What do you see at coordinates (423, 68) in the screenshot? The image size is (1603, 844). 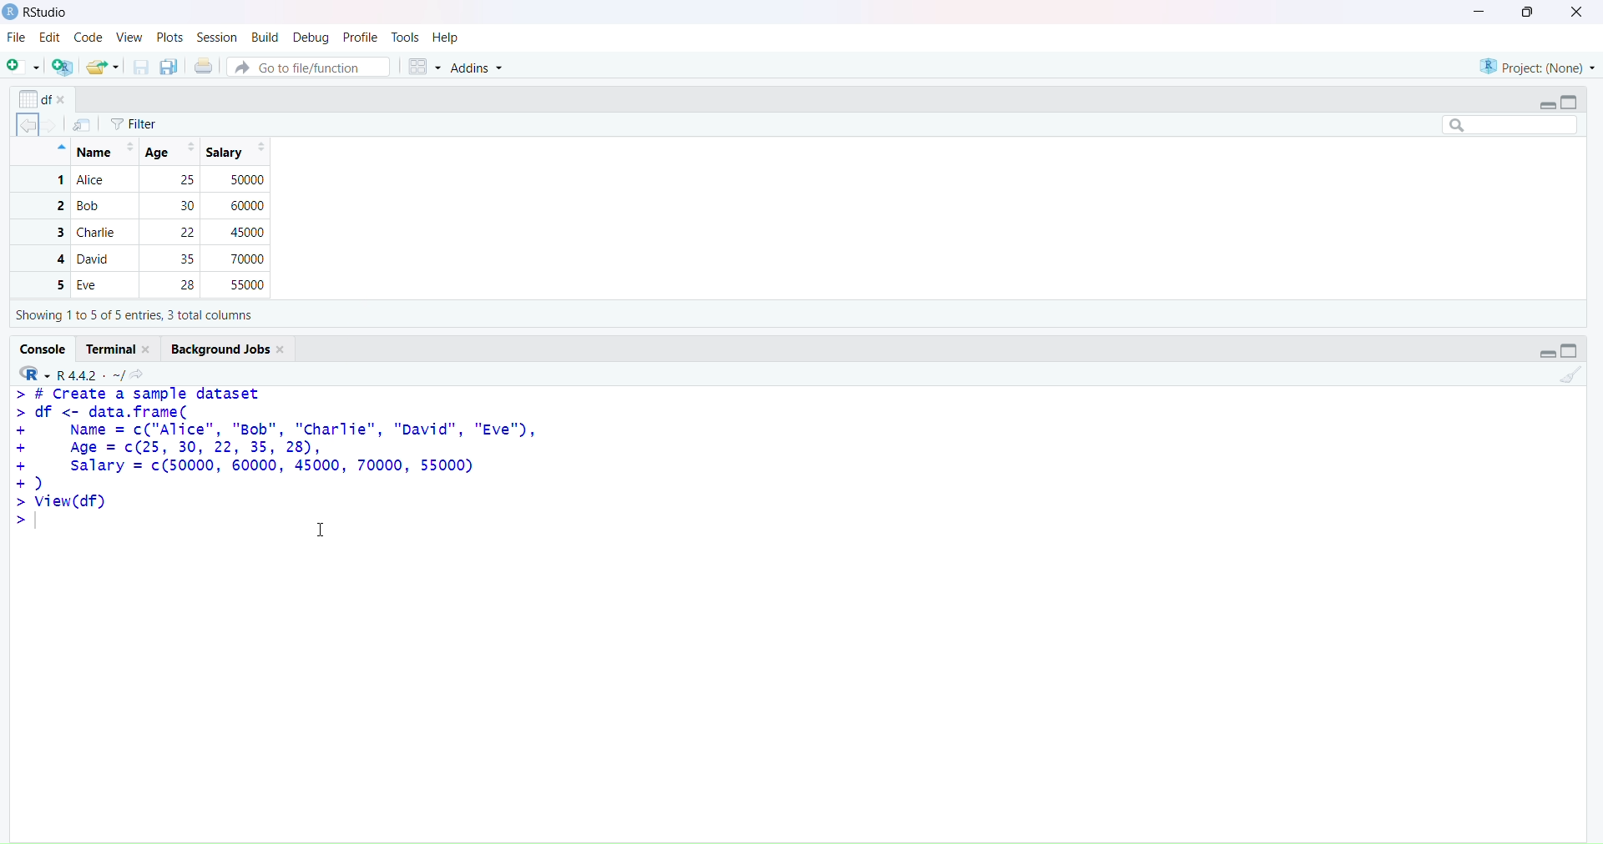 I see `workspace panes` at bounding box center [423, 68].